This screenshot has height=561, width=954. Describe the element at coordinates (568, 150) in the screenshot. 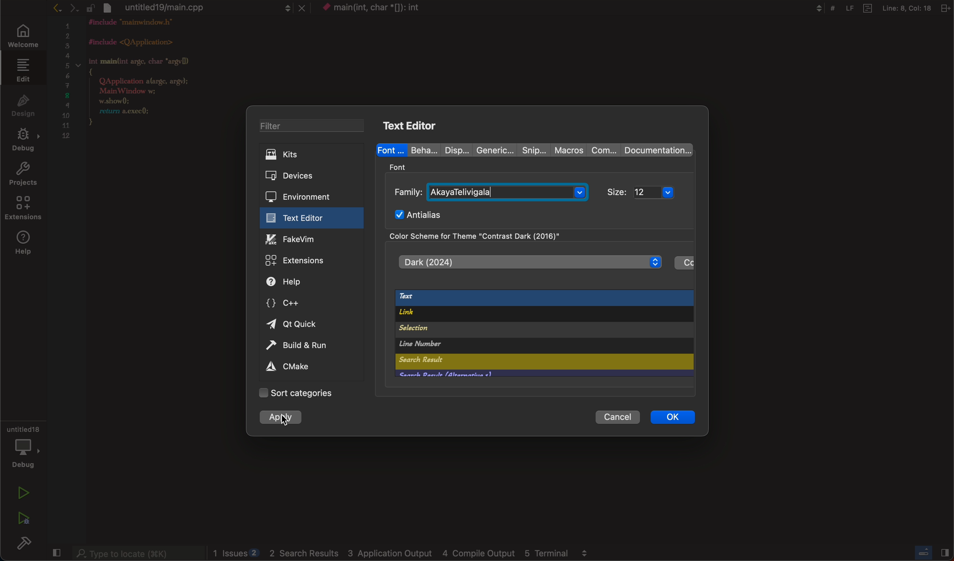

I see `macros` at that location.